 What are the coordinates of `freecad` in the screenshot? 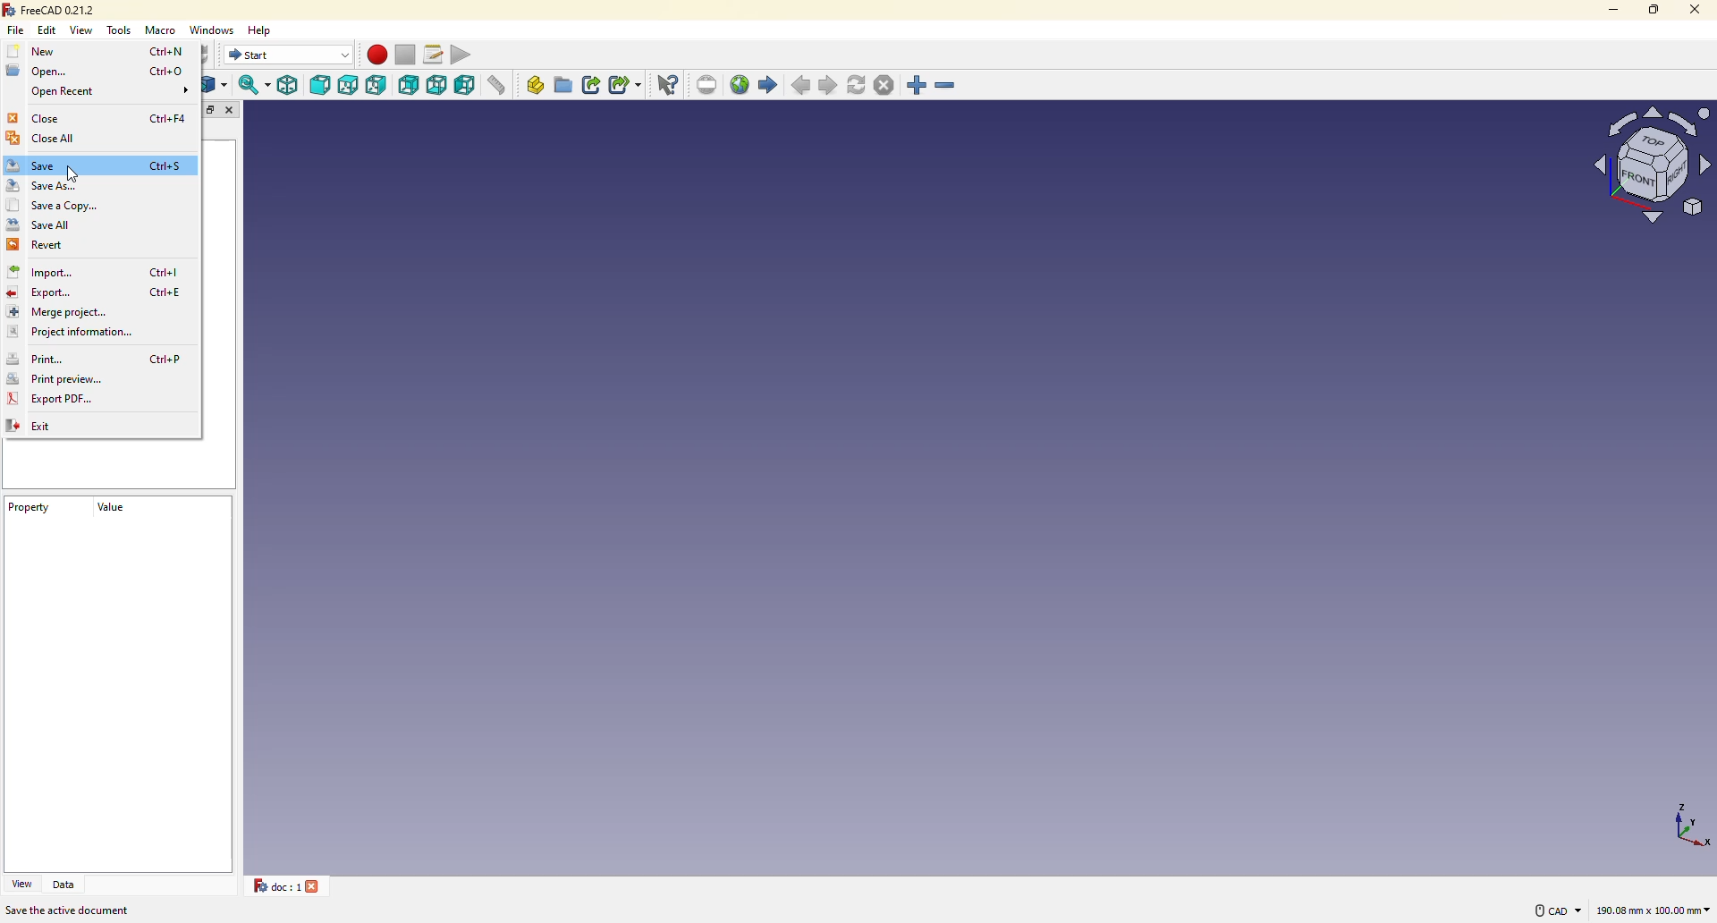 It's located at (51, 10).